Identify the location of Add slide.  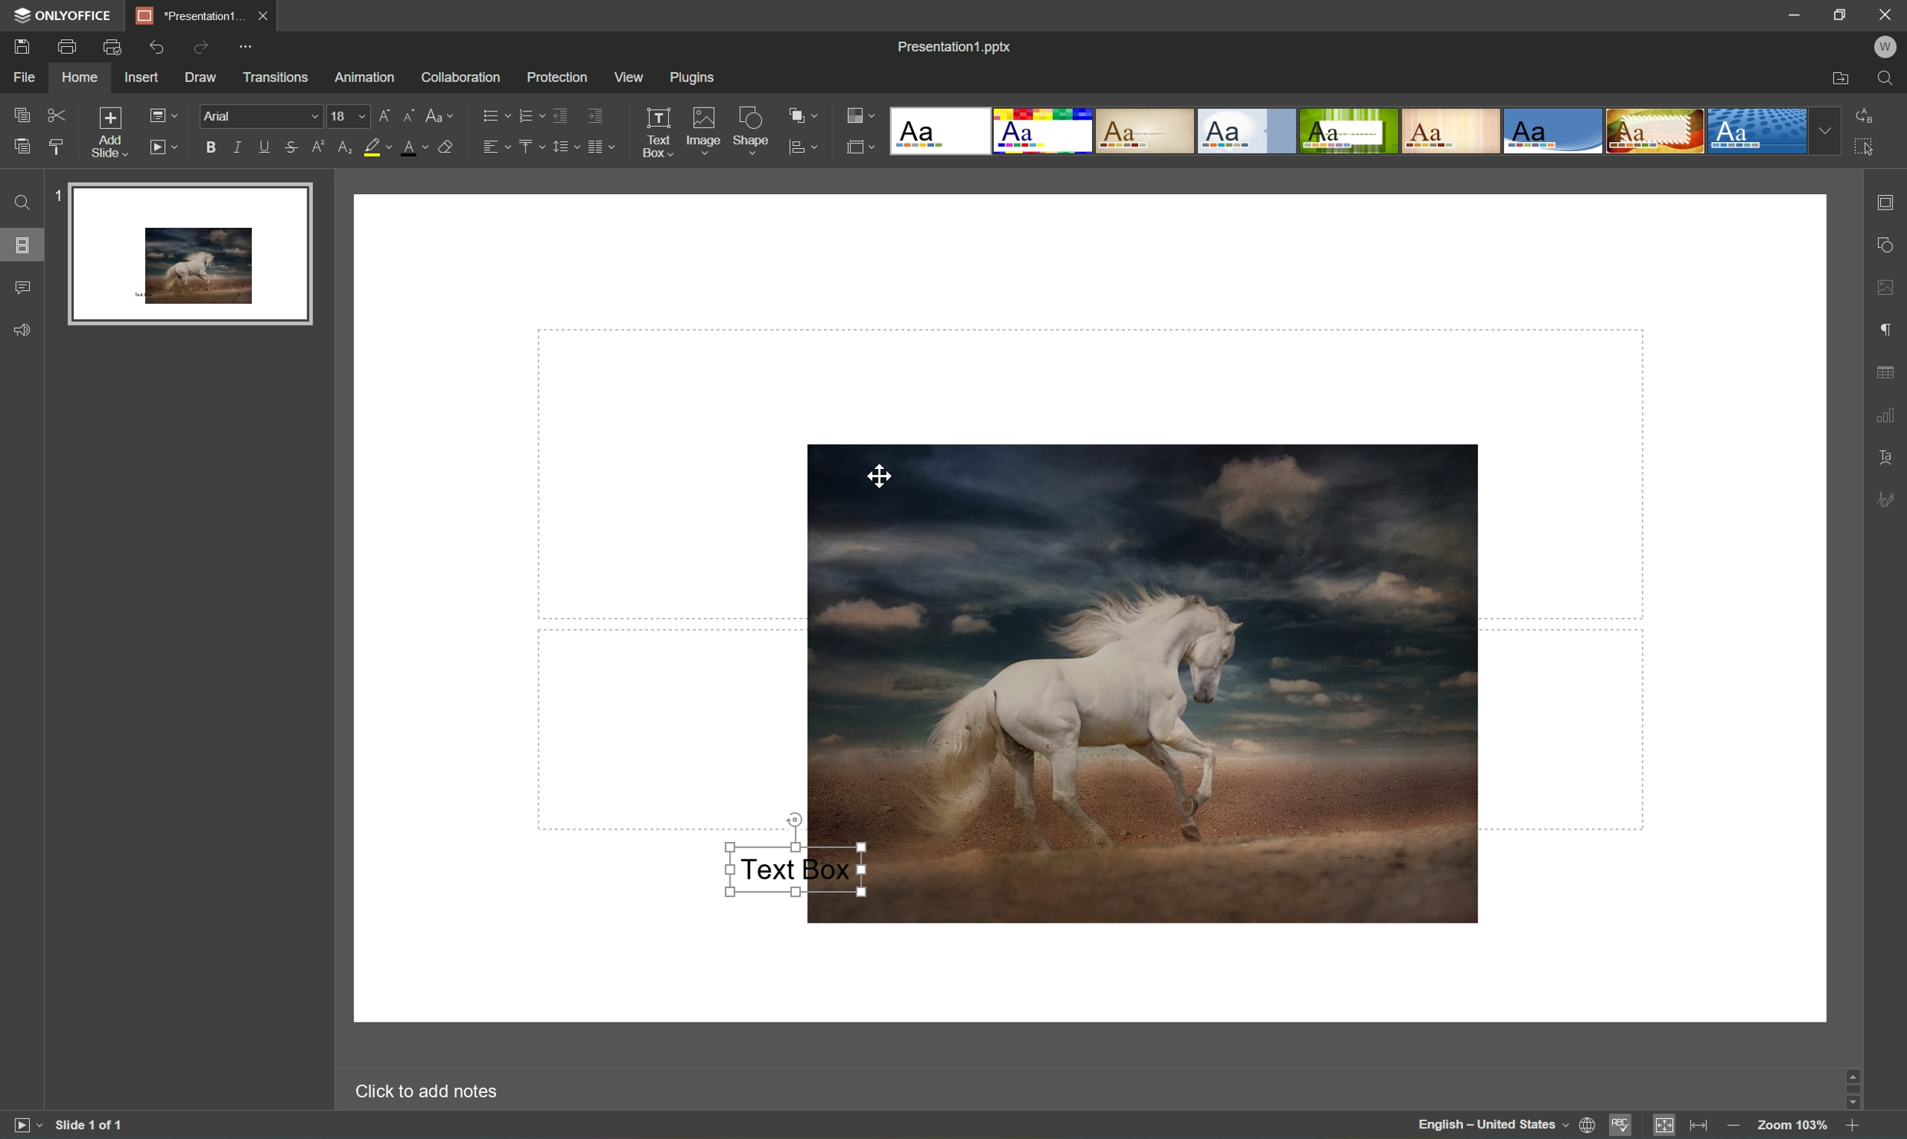
(114, 135).